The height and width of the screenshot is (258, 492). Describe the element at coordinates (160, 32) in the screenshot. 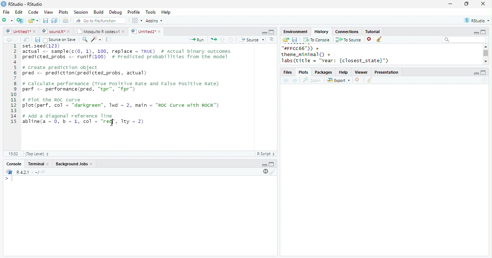

I see `close` at that location.